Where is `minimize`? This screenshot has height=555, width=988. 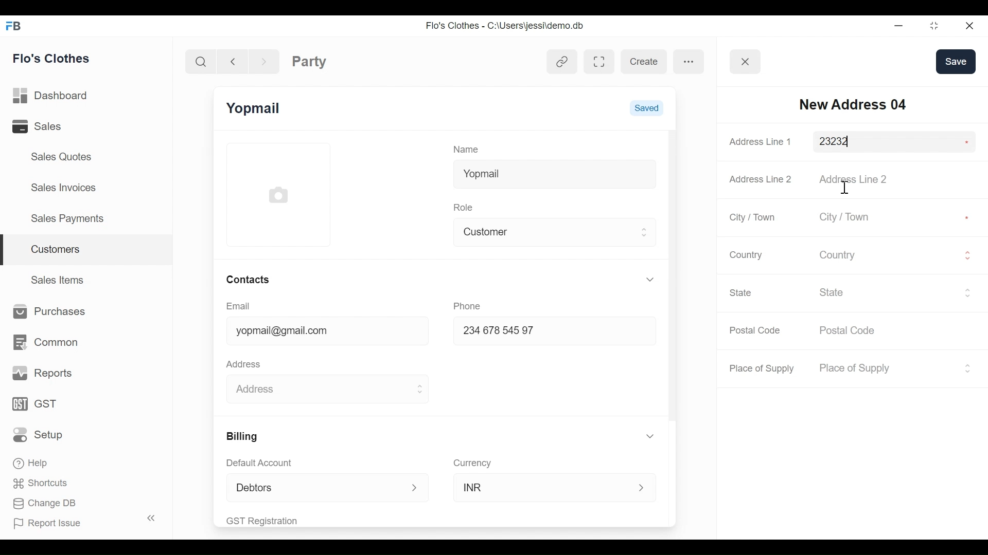 minimize is located at coordinates (897, 25).